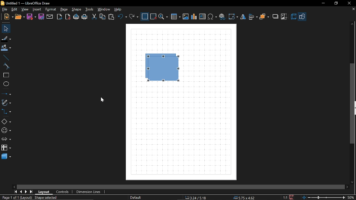  Describe the element at coordinates (6, 102) in the screenshot. I see `Curves and polygon` at that location.